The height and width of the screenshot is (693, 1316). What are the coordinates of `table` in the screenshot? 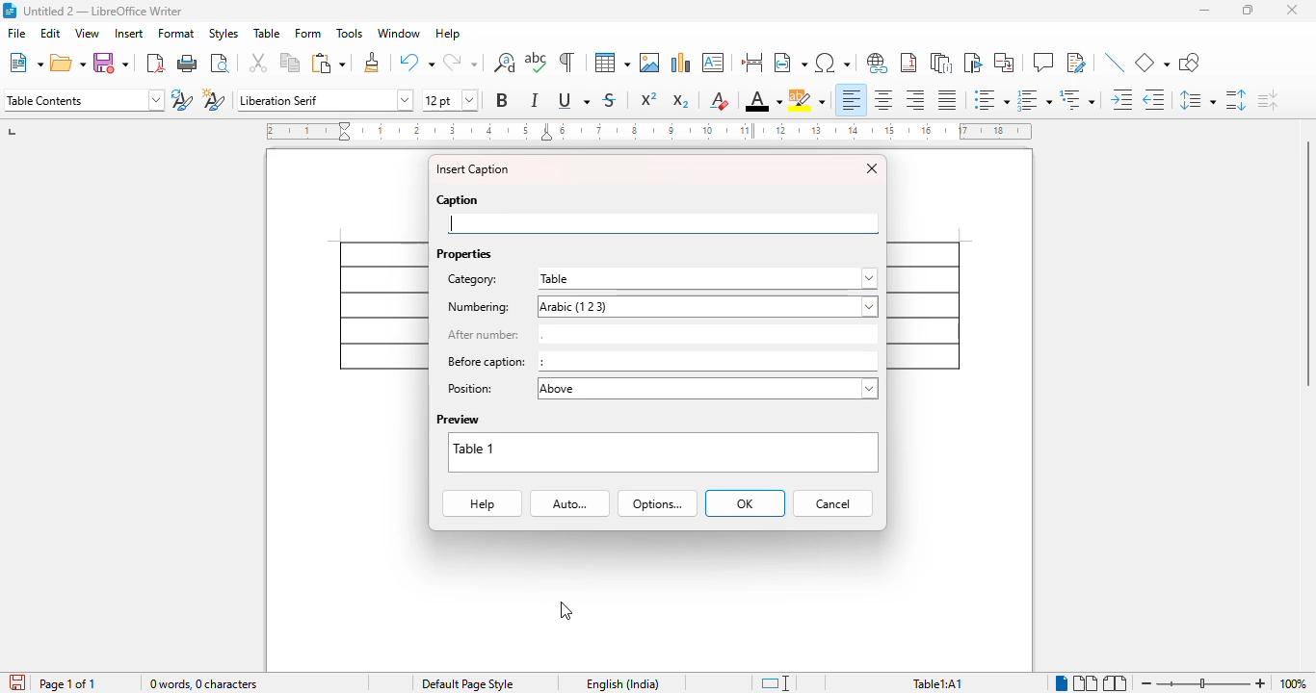 It's located at (267, 33).